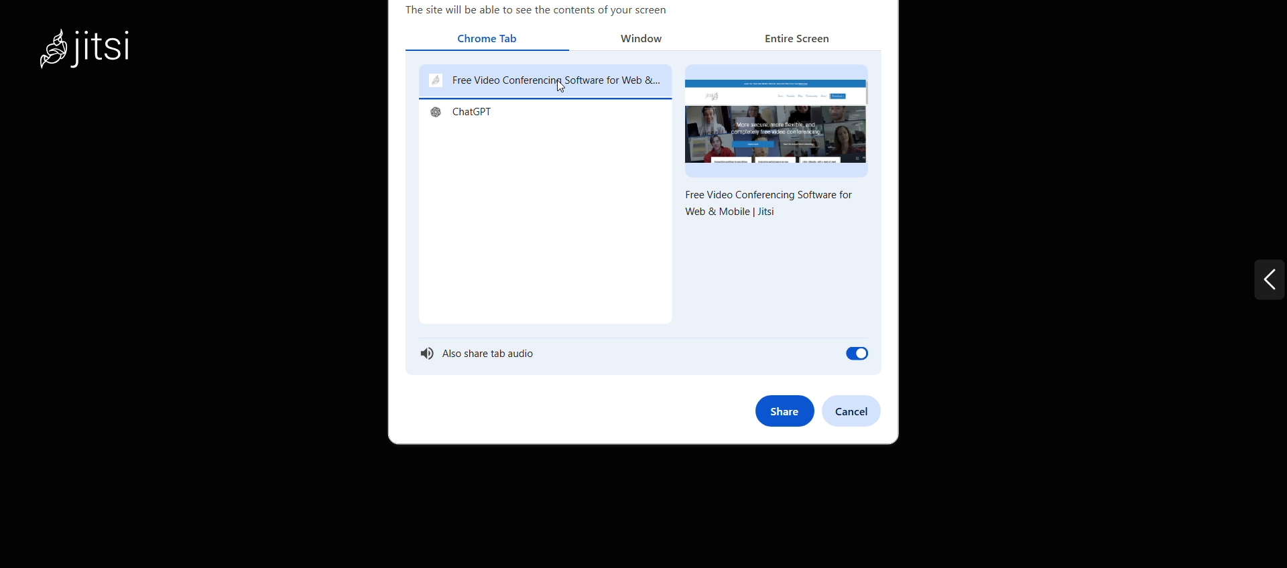 Image resolution: width=1287 pixels, height=568 pixels. What do you see at coordinates (769, 207) in the screenshot?
I see `Free Video Conferencing Software for
Web & Mobile | tsi` at bounding box center [769, 207].